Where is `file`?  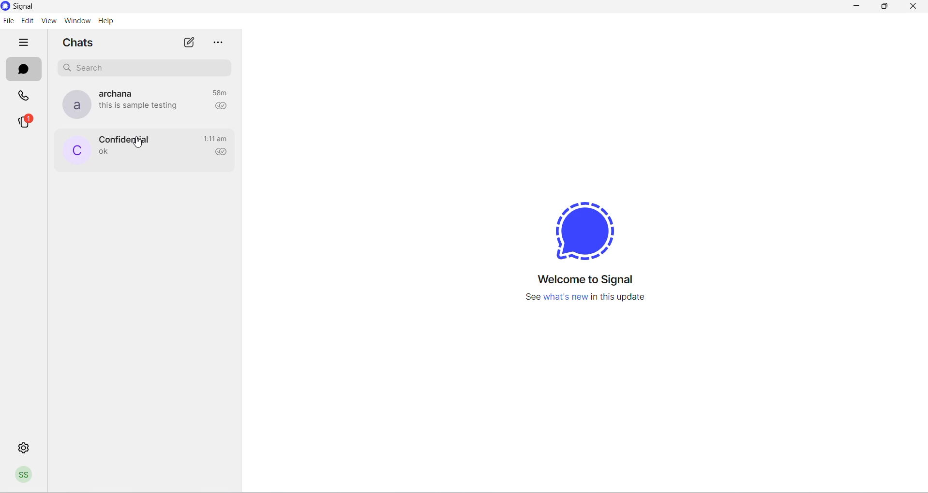
file is located at coordinates (9, 21).